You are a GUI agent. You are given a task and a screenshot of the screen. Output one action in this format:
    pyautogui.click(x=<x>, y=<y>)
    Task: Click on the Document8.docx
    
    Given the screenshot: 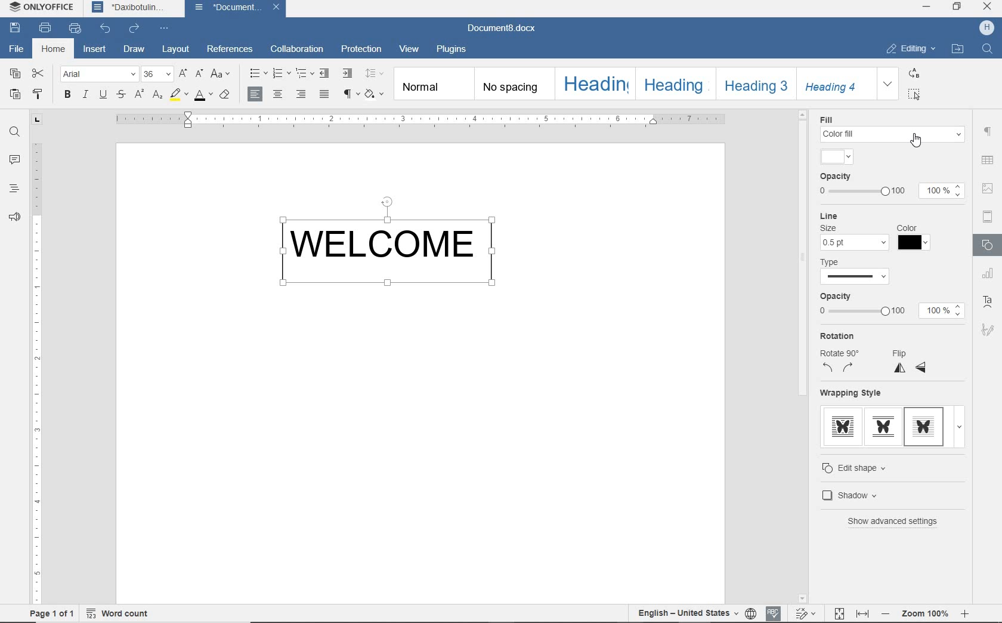 What is the action you would take?
    pyautogui.click(x=500, y=29)
    